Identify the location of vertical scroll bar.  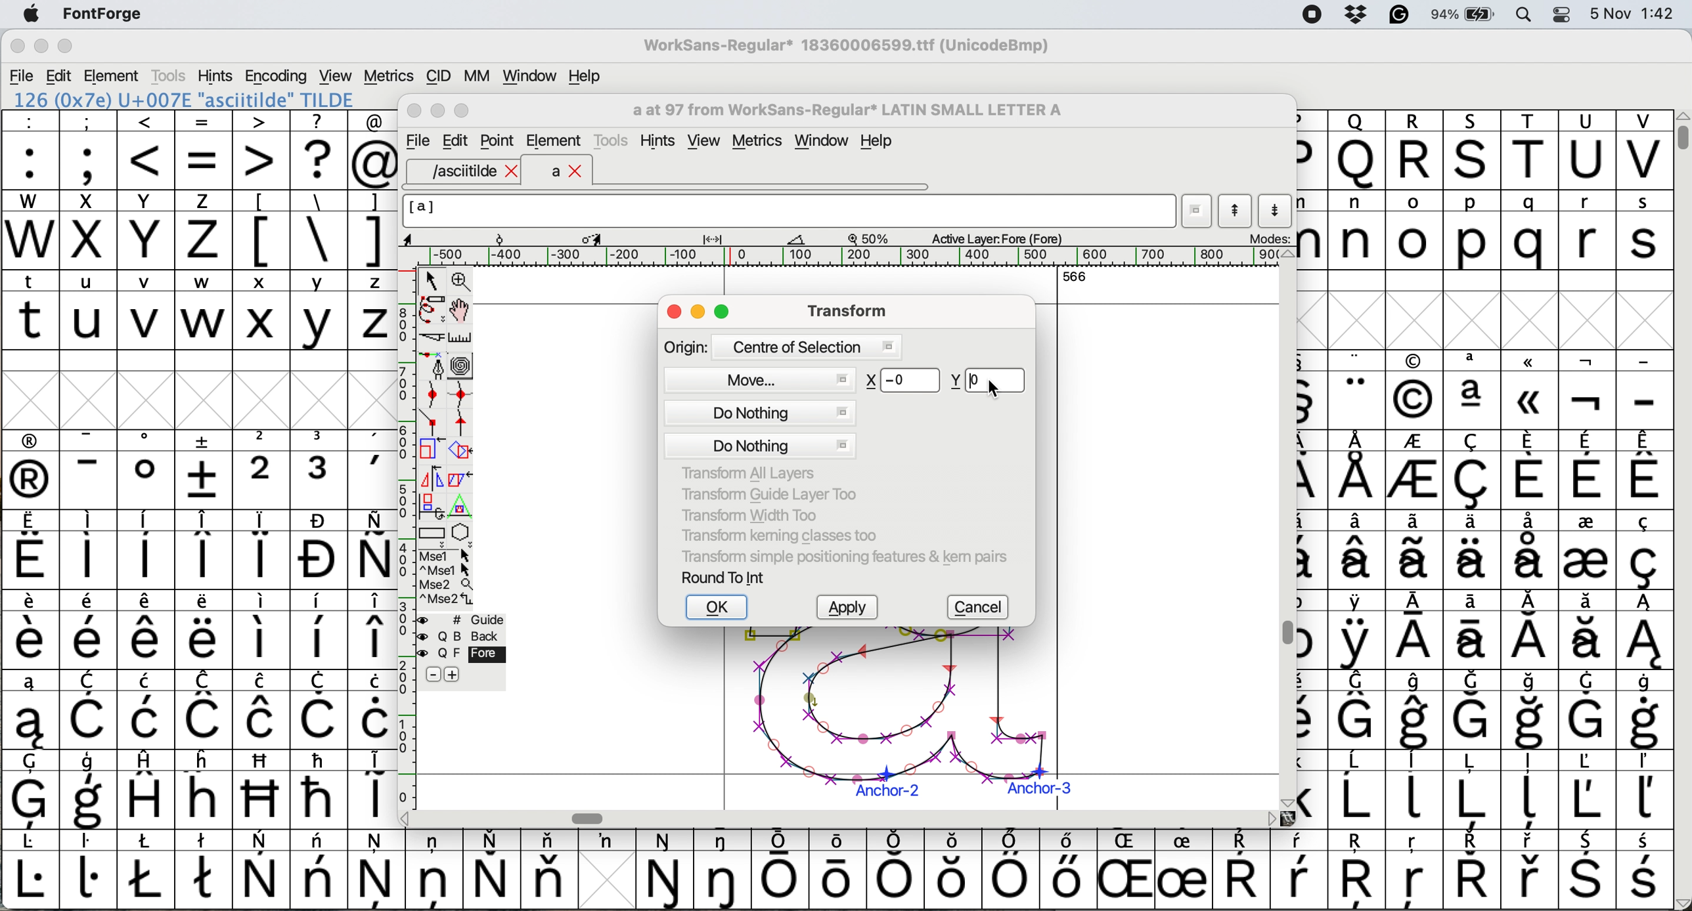
(1680, 131).